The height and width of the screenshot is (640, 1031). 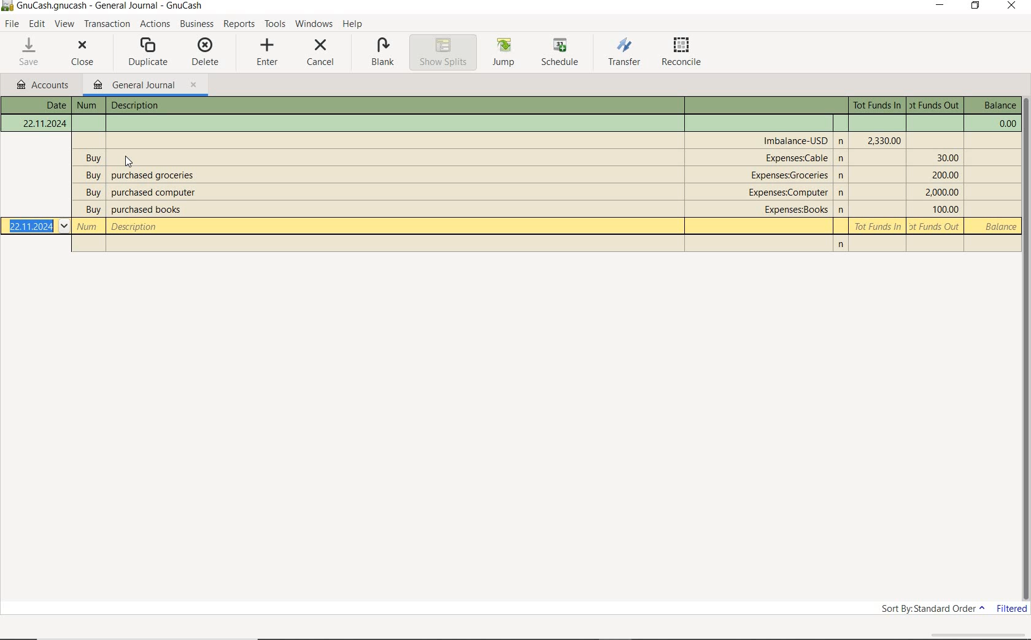 I want to click on RESTORE DOWN, so click(x=976, y=6).